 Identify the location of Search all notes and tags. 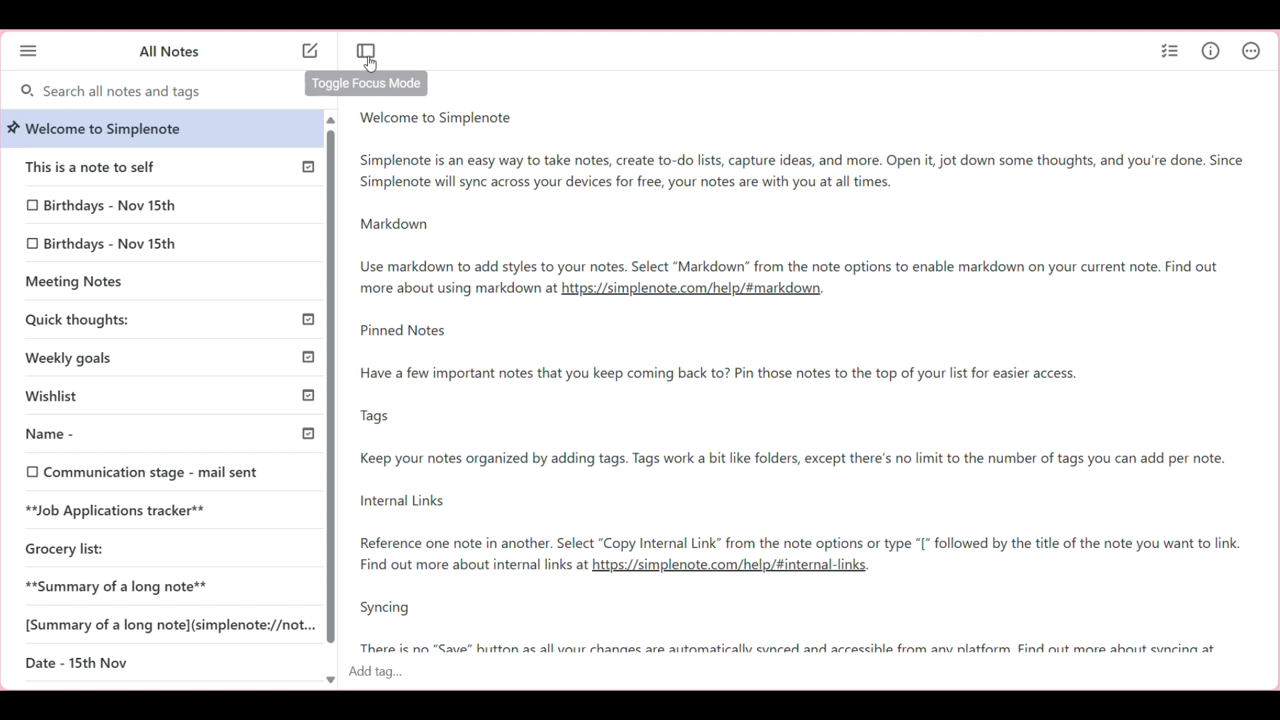
(157, 93).